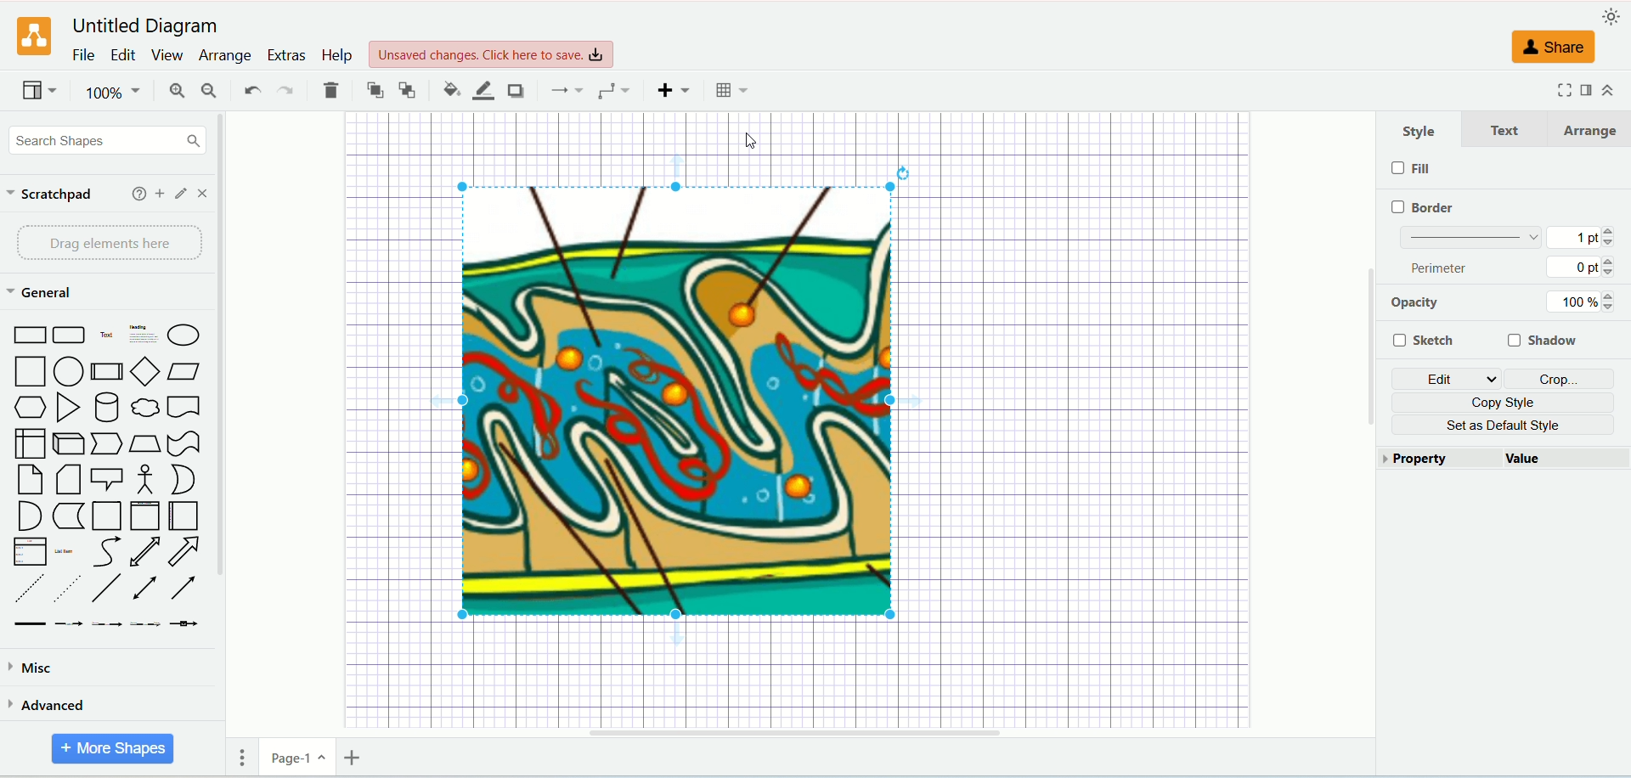 This screenshot has height=778, width=1631. Describe the element at coordinates (353, 757) in the screenshot. I see `insert page` at that location.